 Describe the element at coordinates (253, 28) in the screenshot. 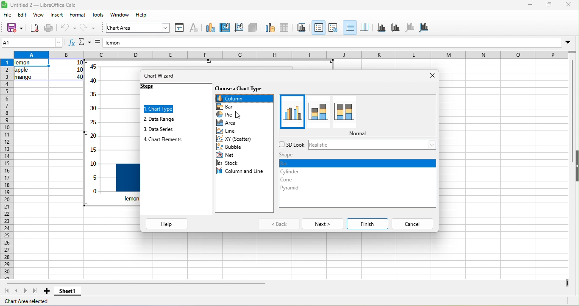

I see `3d view` at that location.